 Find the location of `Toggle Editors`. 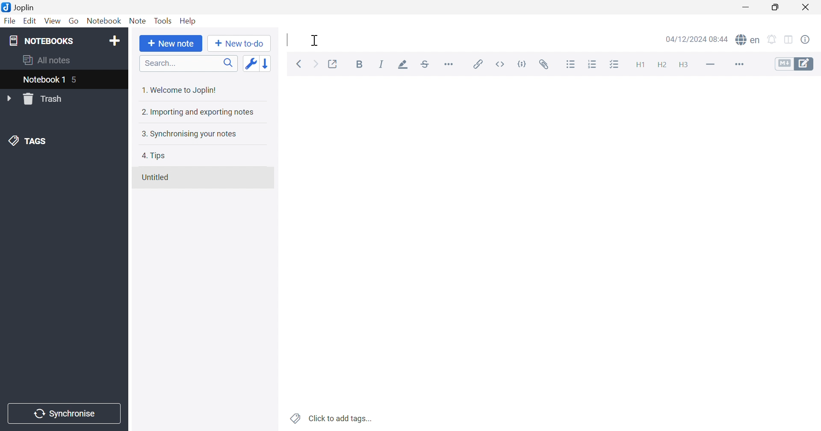

Toggle Editors is located at coordinates (792, 65).